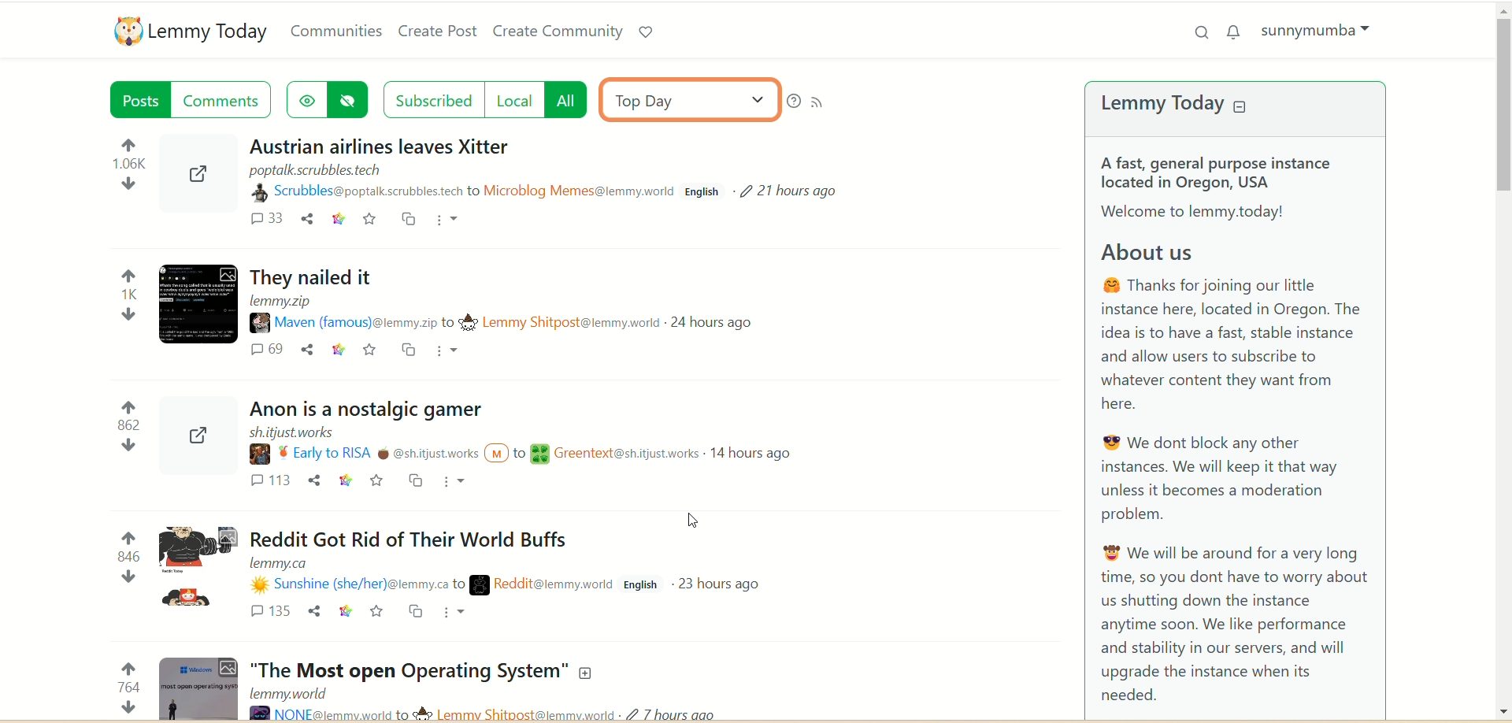 The width and height of the screenshot is (1512, 723). I want to click on show hidden posts, so click(306, 97).